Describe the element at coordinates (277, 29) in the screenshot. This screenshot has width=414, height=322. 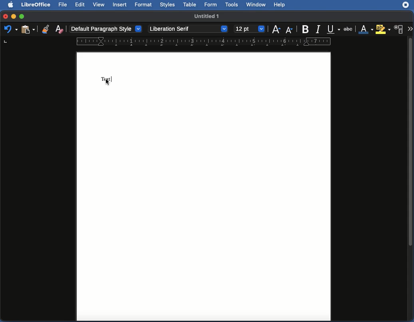
I see `Size increase` at that location.